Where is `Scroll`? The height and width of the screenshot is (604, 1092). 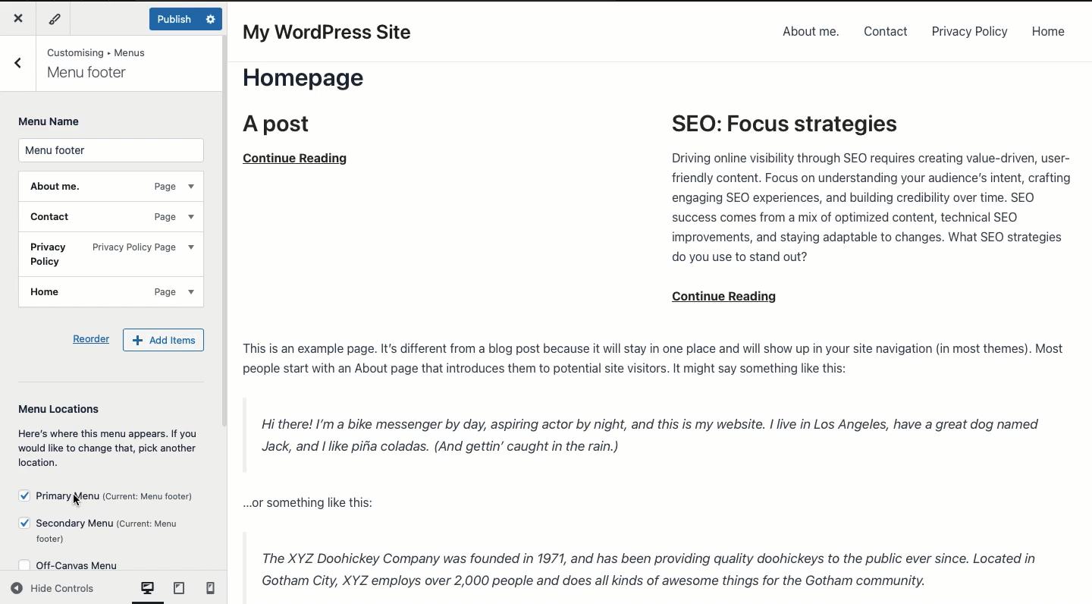 Scroll is located at coordinates (228, 304).